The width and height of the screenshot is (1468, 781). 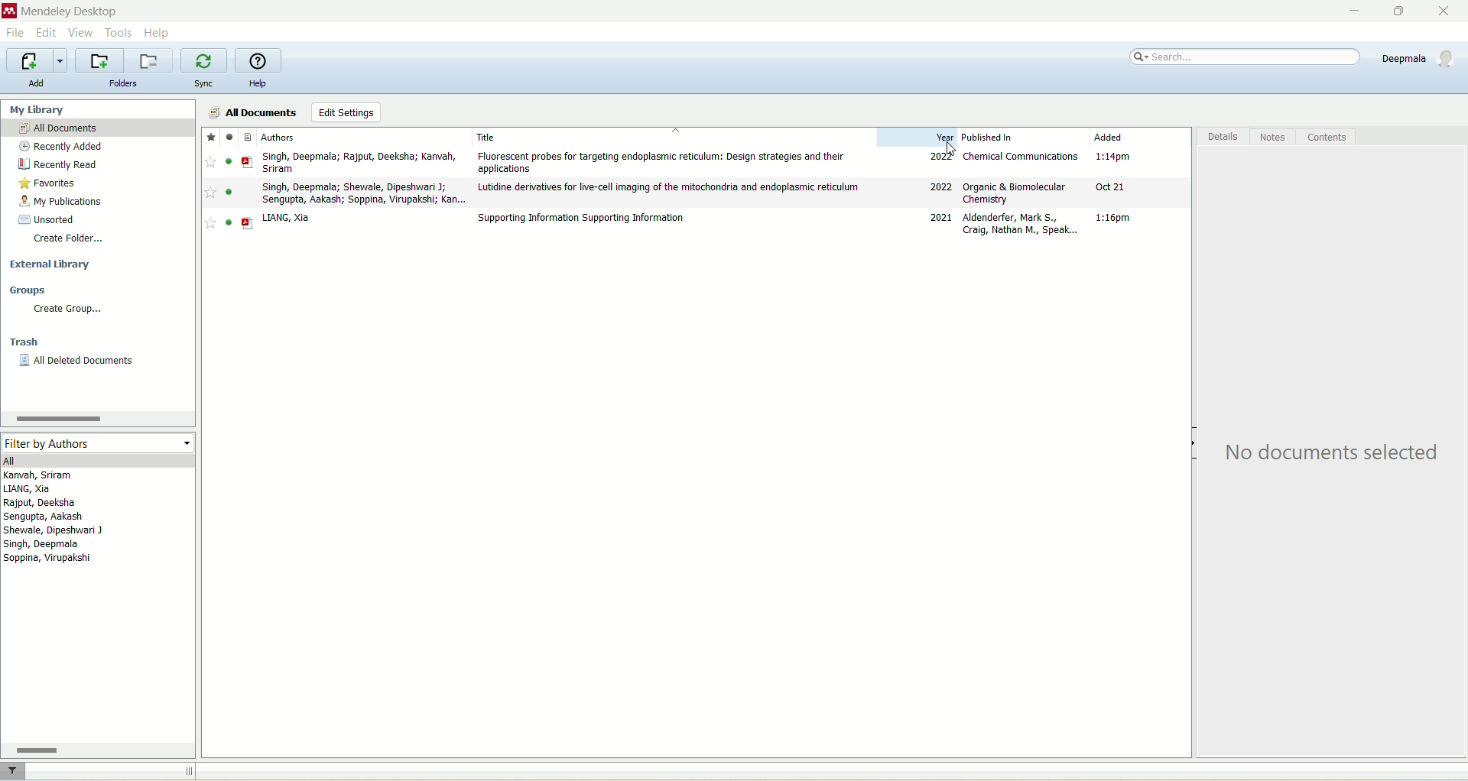 I want to click on create folder, so click(x=68, y=239).